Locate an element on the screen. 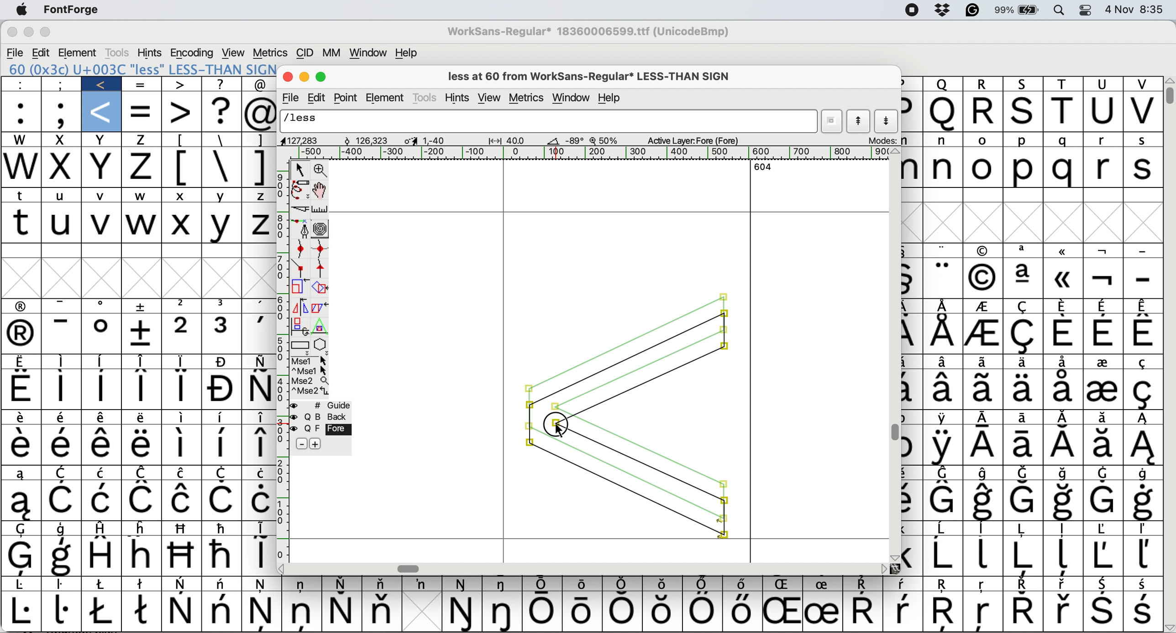 This screenshot has width=1176, height=633. Symbol is located at coordinates (100, 419).